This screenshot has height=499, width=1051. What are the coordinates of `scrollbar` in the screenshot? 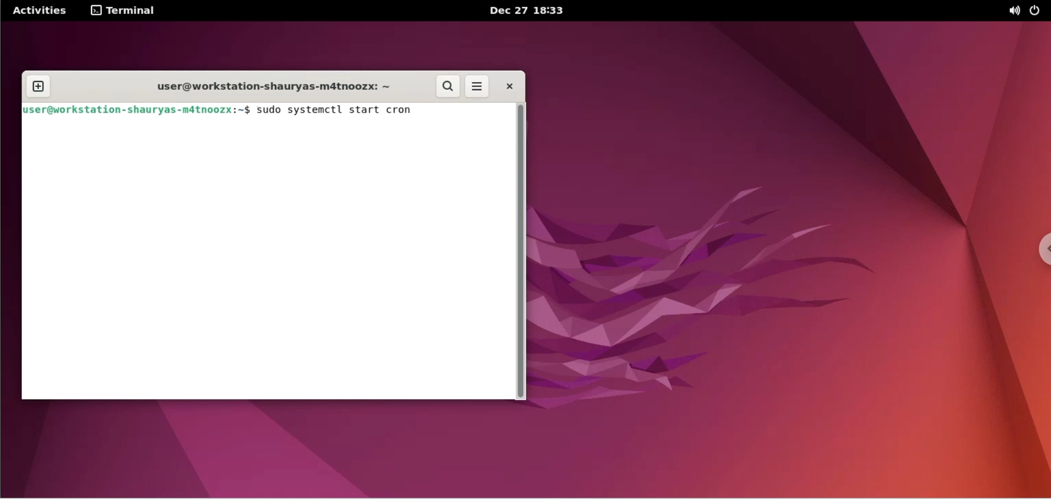 It's located at (523, 252).